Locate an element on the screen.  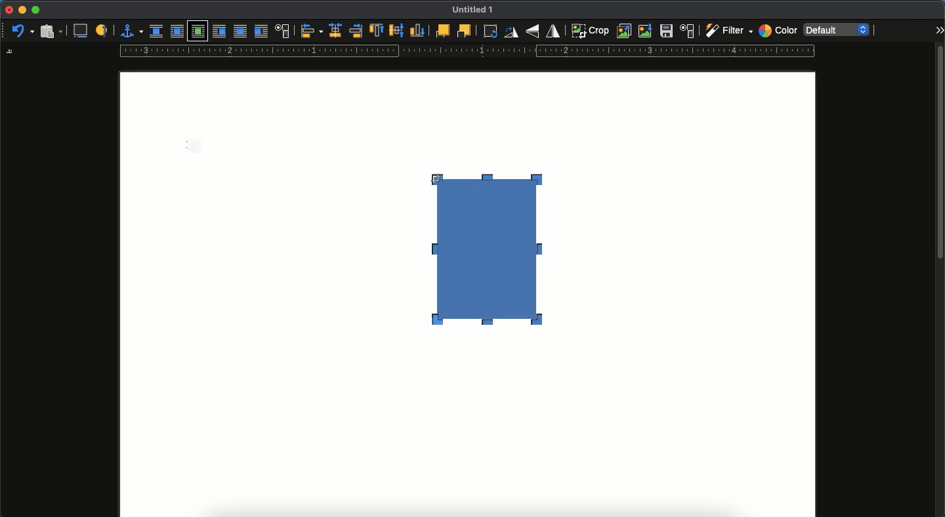
bottom to anchor is located at coordinates (417, 30).